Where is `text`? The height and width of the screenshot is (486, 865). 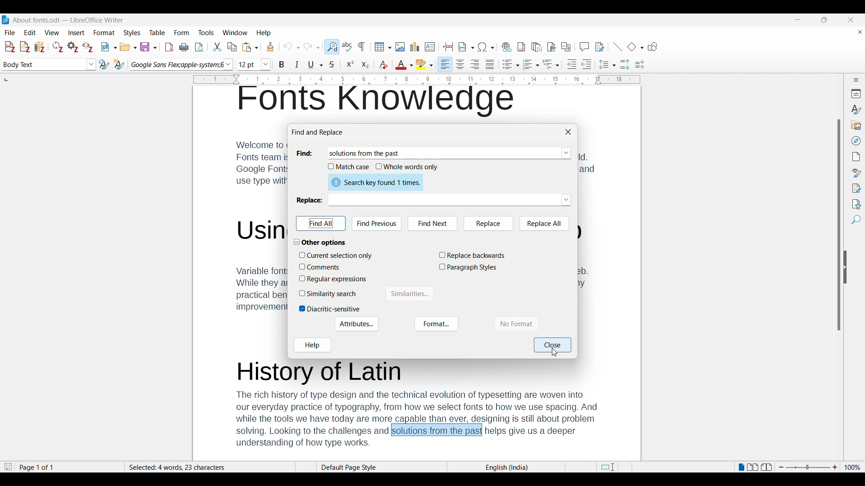
text is located at coordinates (260, 247).